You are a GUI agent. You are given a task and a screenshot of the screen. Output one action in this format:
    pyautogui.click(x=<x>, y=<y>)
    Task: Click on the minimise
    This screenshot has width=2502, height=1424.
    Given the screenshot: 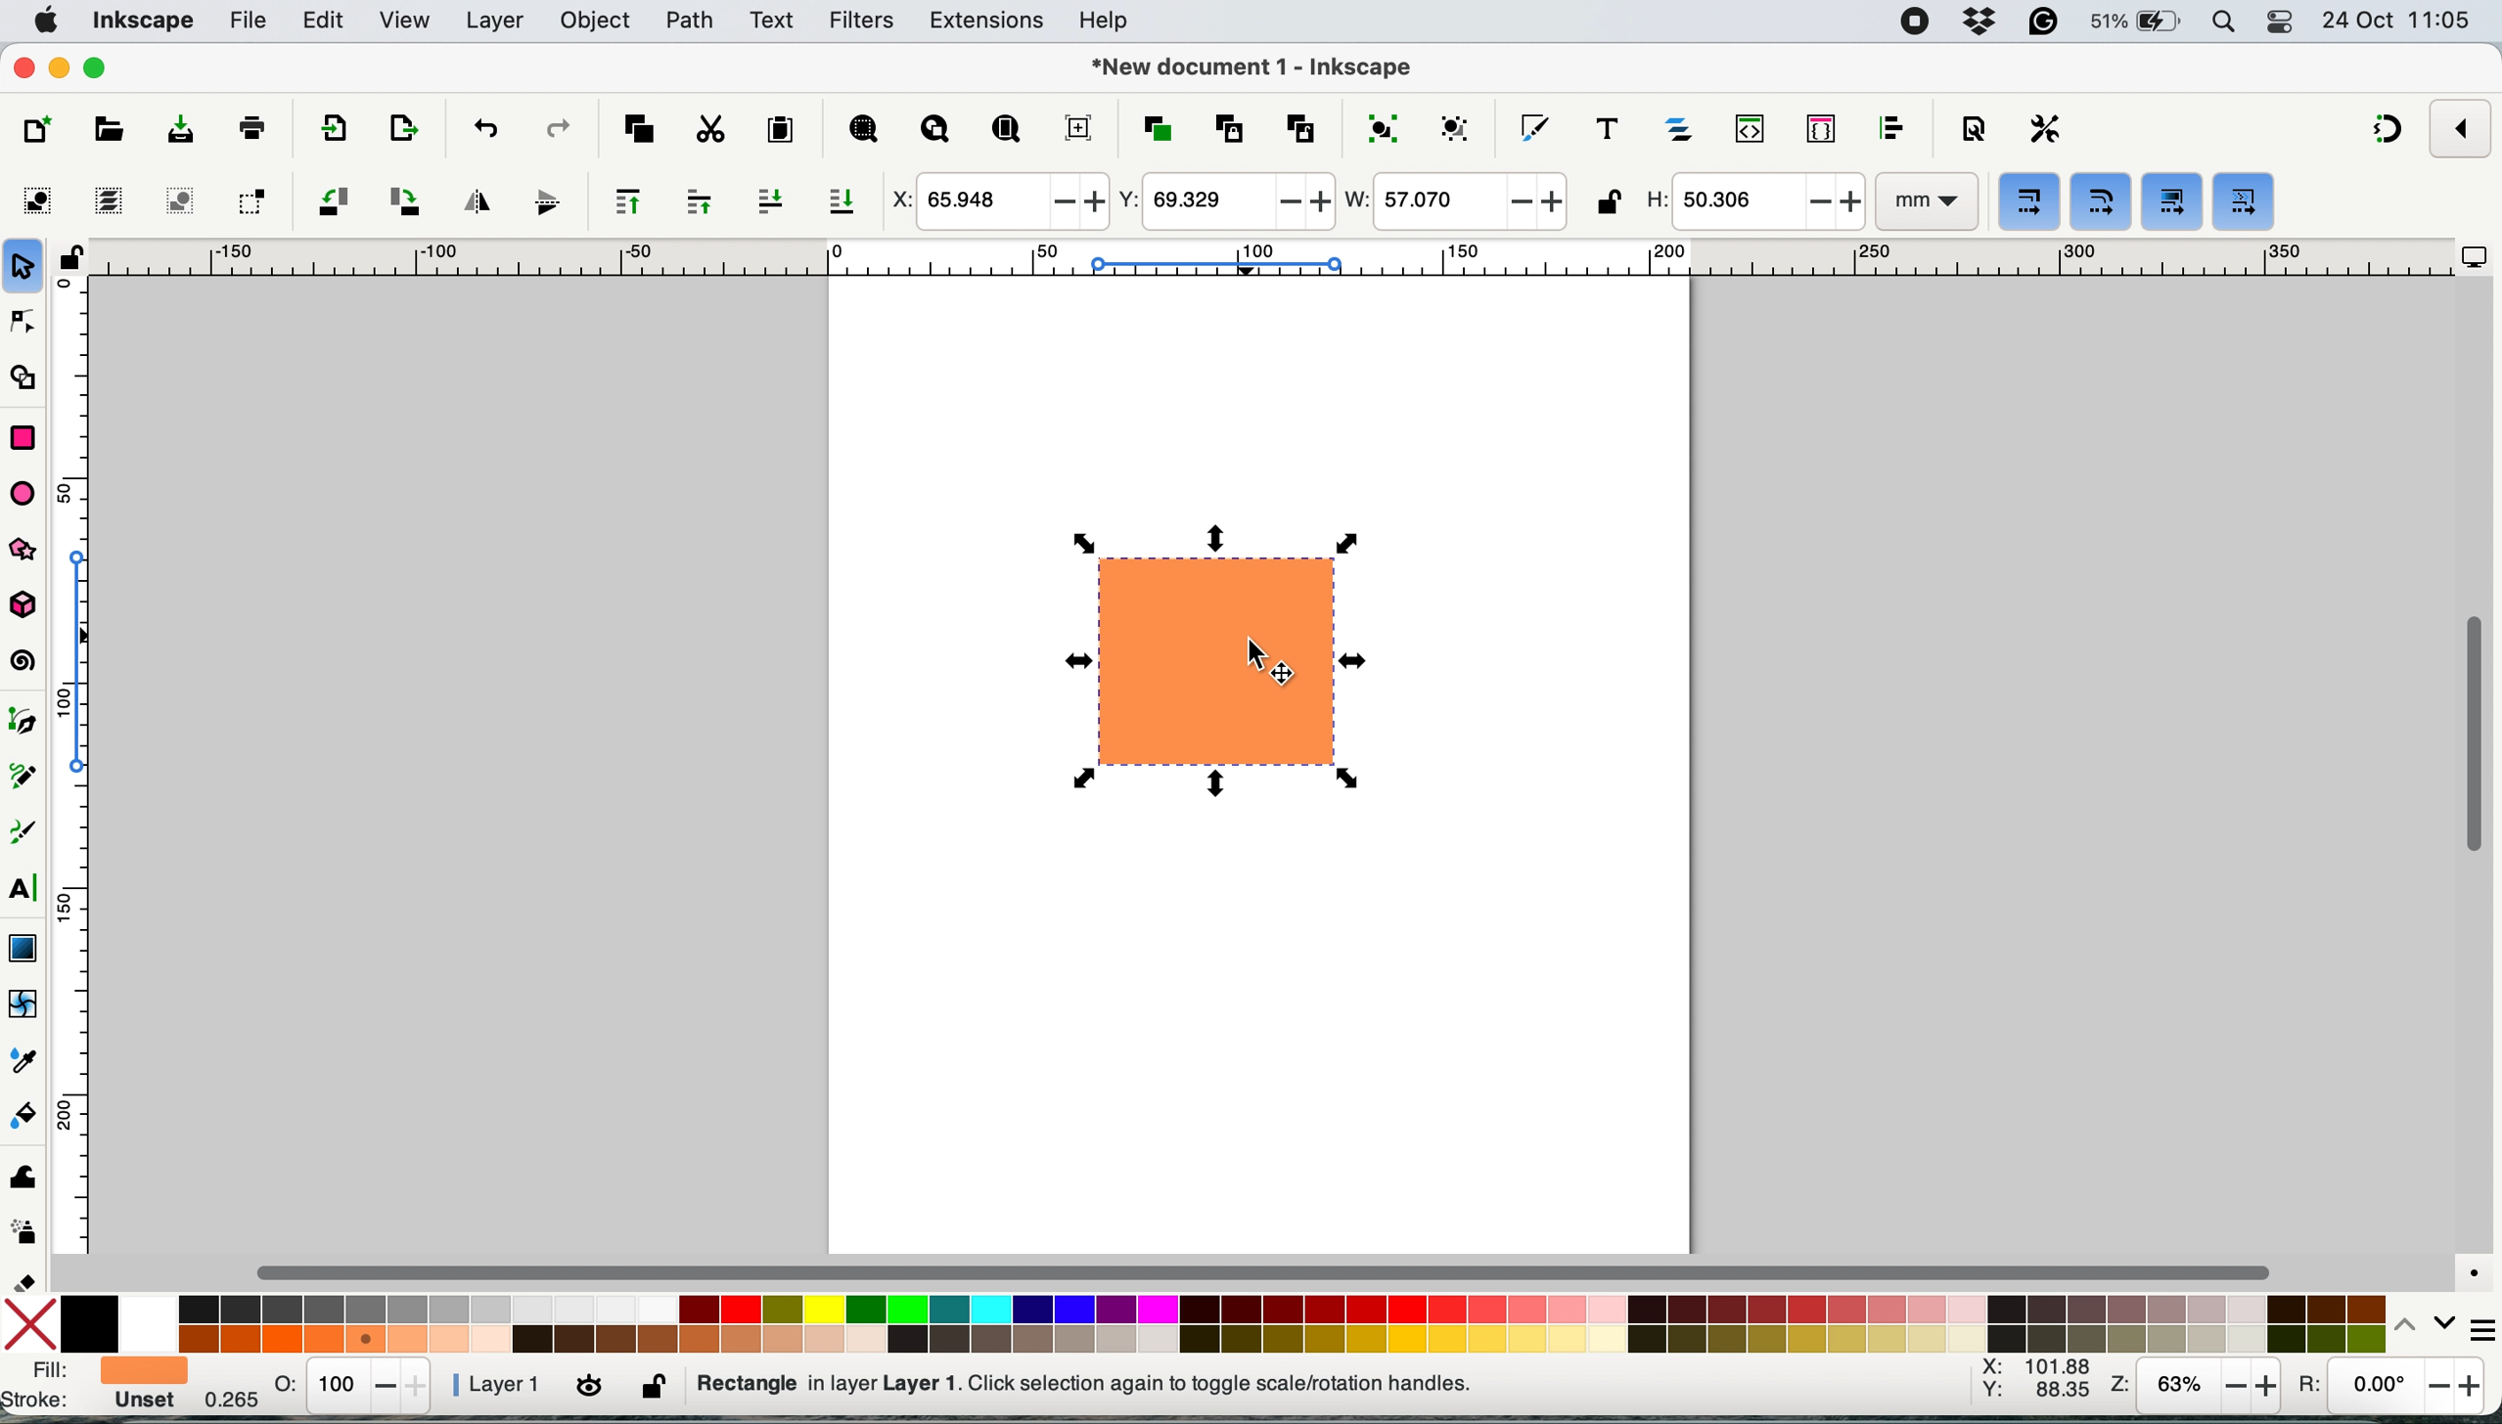 What is the action you would take?
    pyautogui.click(x=59, y=66)
    